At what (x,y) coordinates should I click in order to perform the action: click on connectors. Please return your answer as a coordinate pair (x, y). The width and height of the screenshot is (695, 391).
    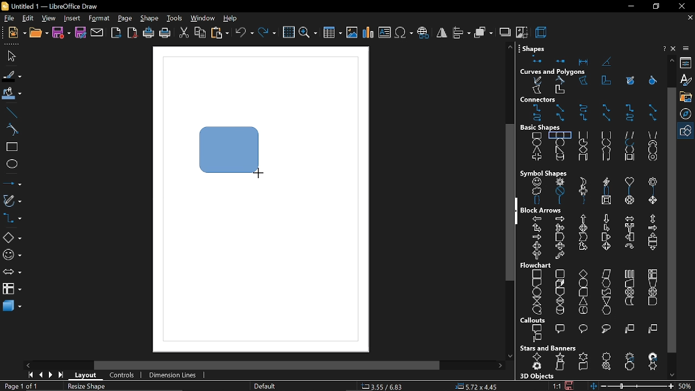
    Looking at the image, I should click on (12, 219).